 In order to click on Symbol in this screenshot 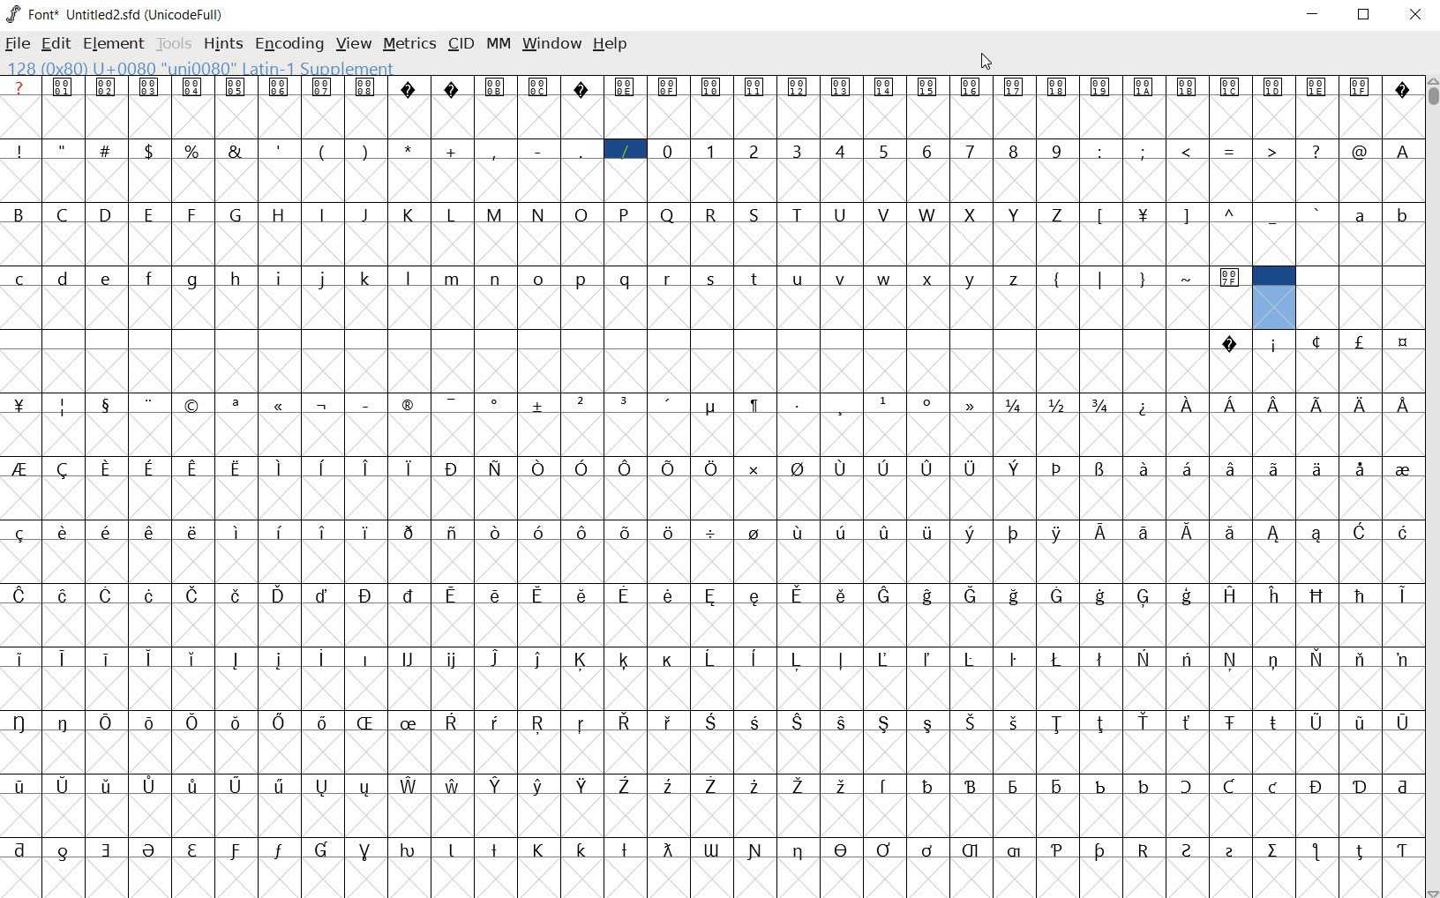, I will do `click(282, 849)`.